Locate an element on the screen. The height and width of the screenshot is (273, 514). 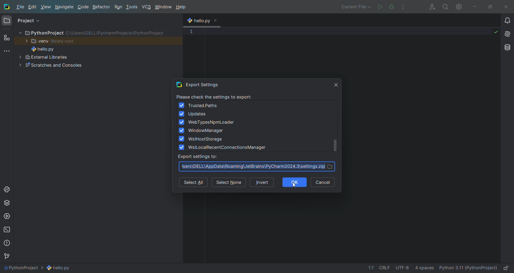
edit is located at coordinates (33, 7).